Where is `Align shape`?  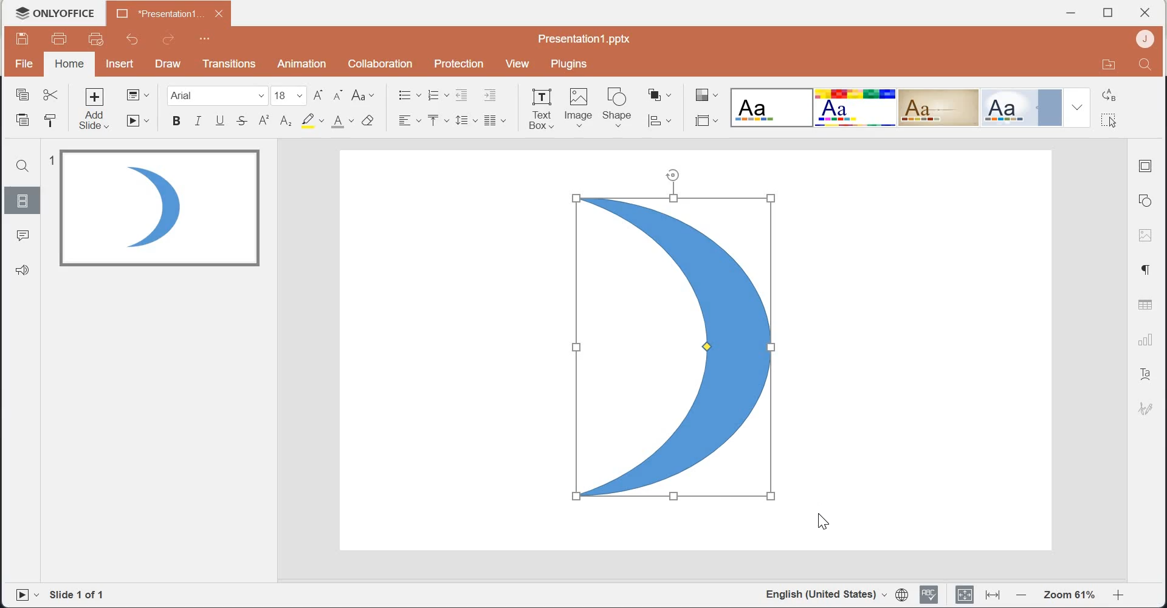
Align shape is located at coordinates (664, 122).